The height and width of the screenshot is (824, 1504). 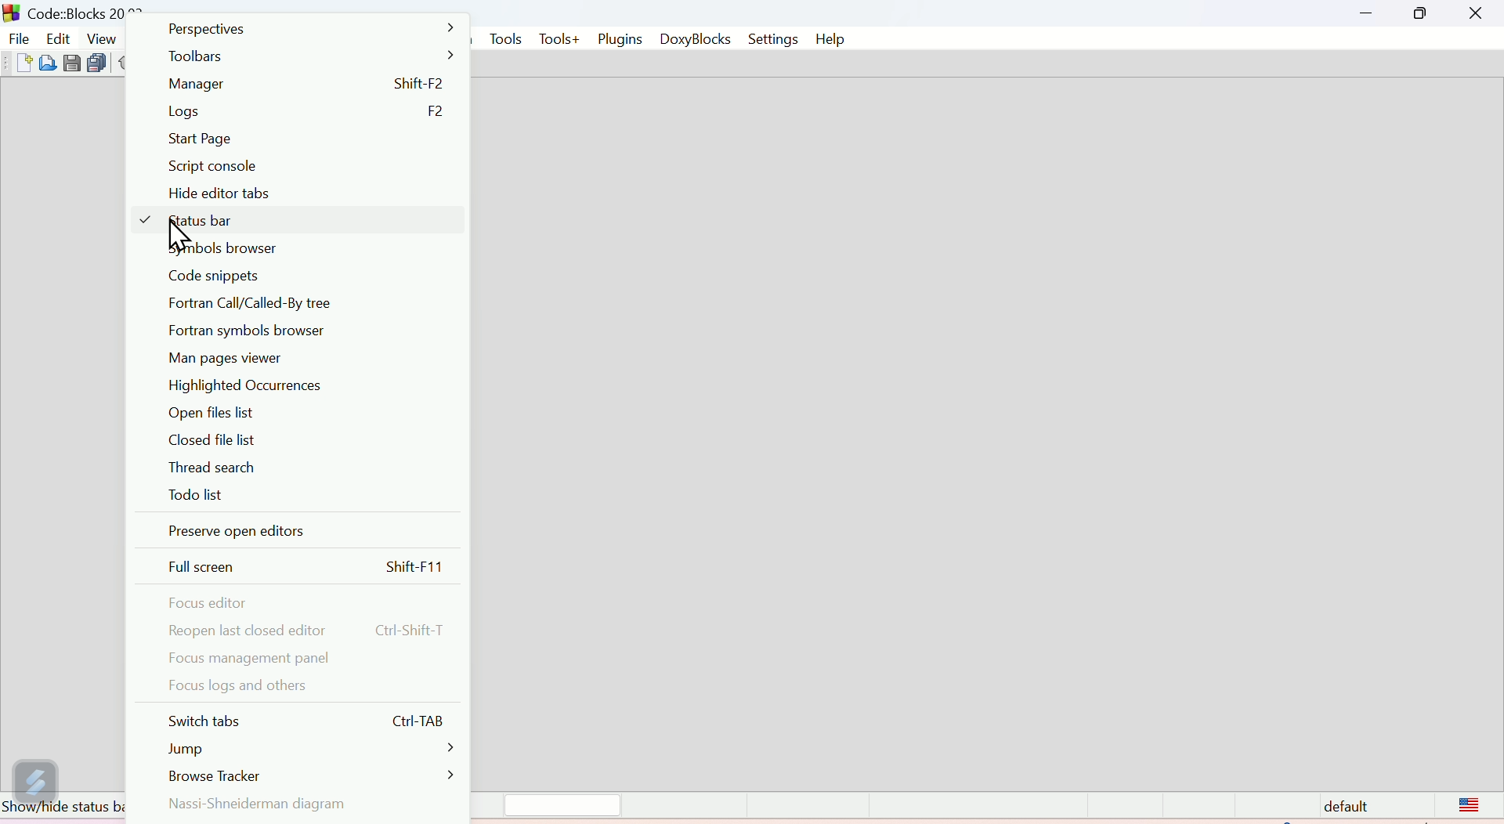 I want to click on Focus editor, so click(x=228, y=599).